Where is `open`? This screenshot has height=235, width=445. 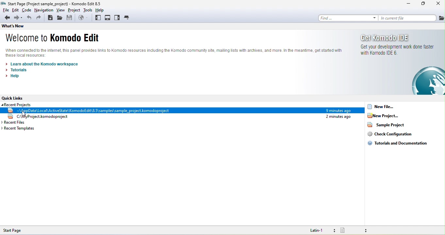
open is located at coordinates (60, 18).